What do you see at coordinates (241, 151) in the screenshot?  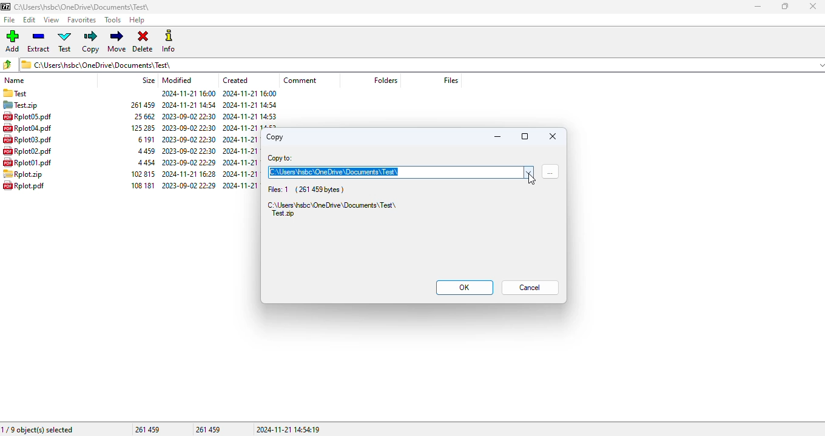 I see `created date & time` at bounding box center [241, 151].